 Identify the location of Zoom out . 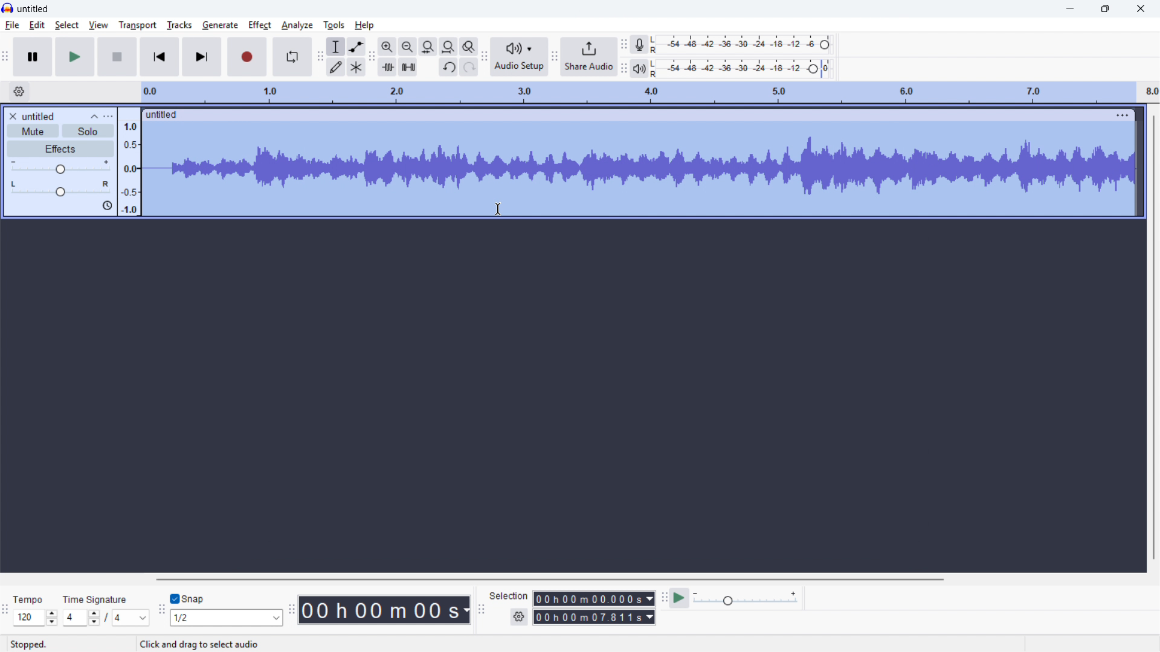
(407, 46).